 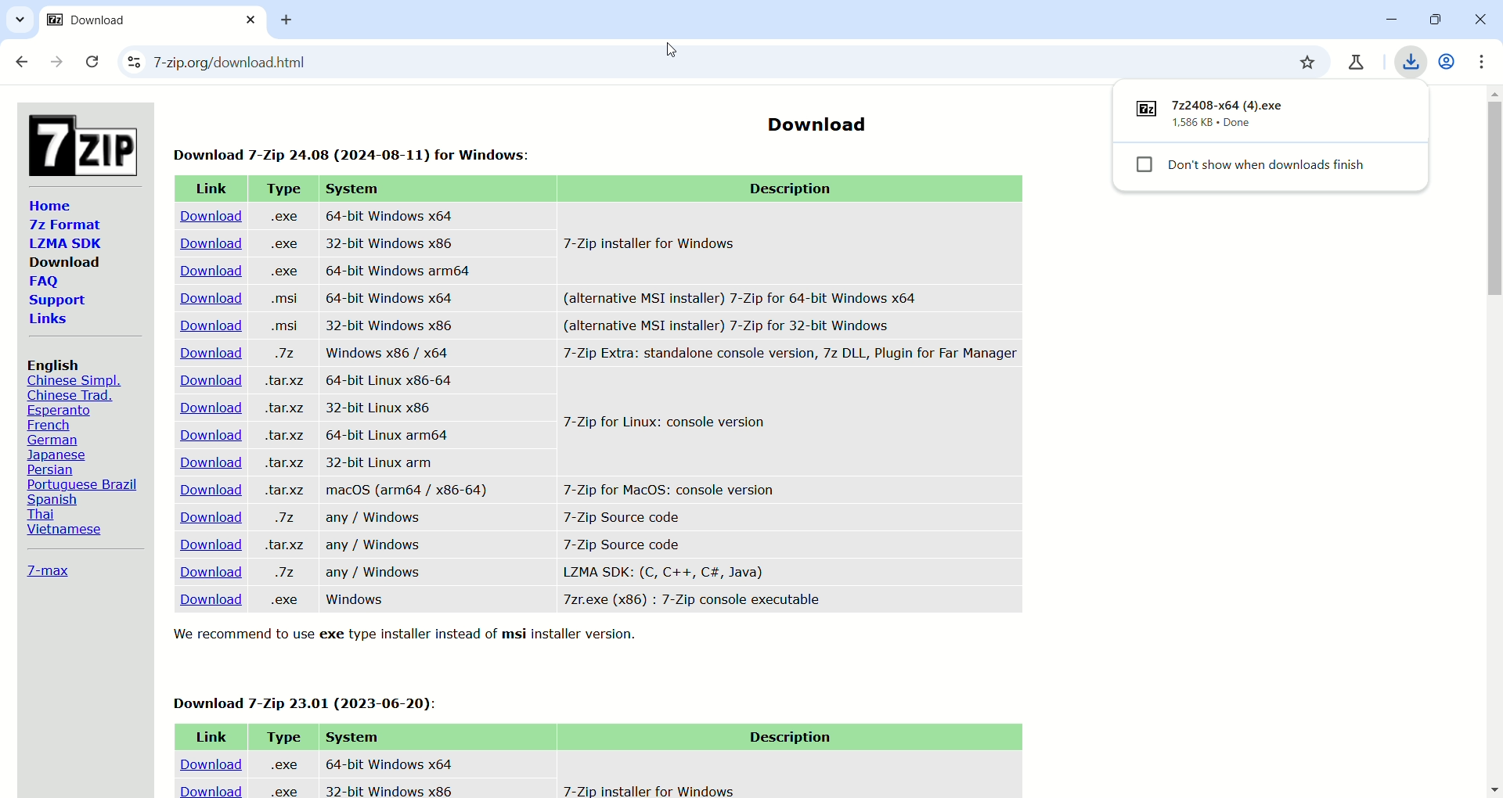 I want to click on Download 7-Zip 24.08 (2024-08-11) for Windows:, so click(x=357, y=150).